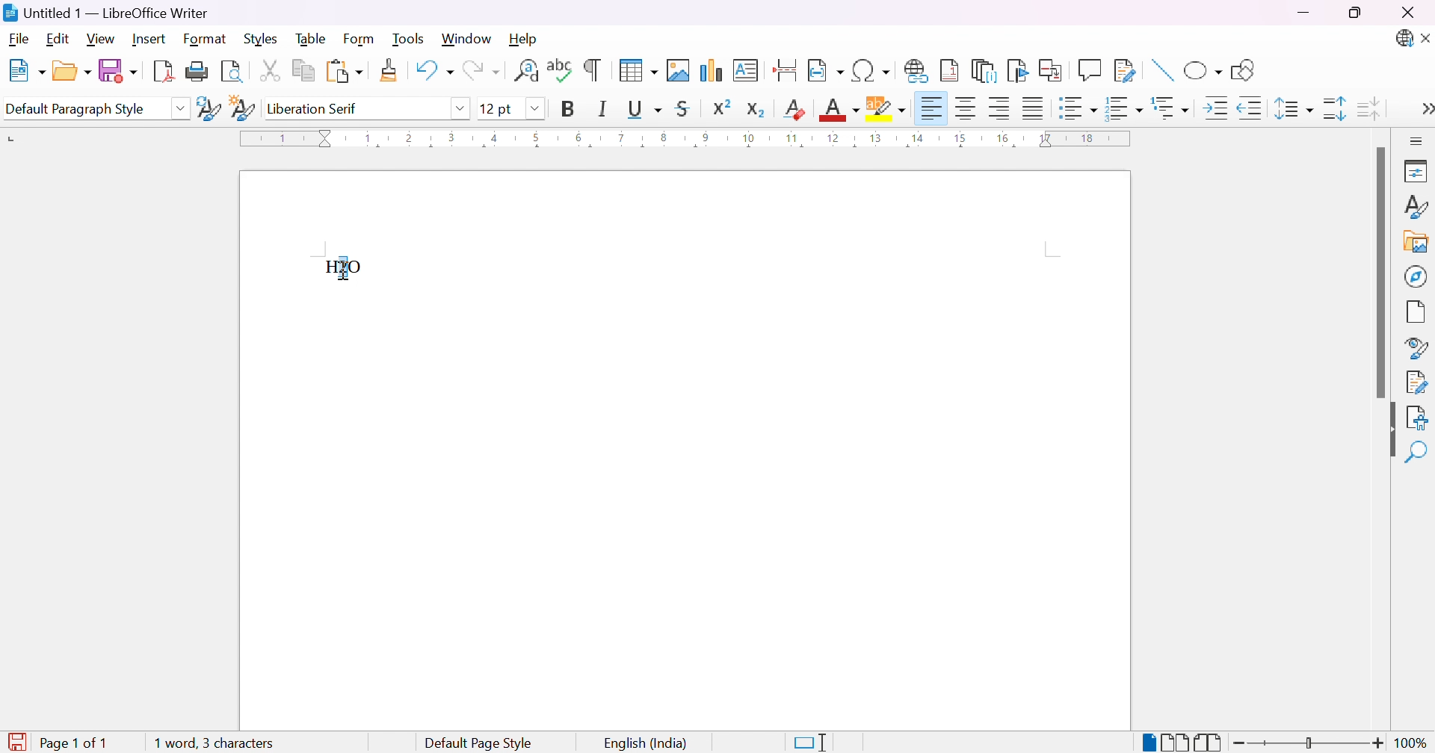 The image size is (1435, 753). I want to click on Superscript, so click(720, 107).